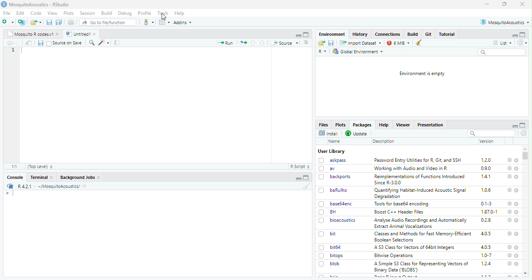 Image resolution: width=532 pixels, height=280 pixels. I want to click on backports, so click(340, 177).